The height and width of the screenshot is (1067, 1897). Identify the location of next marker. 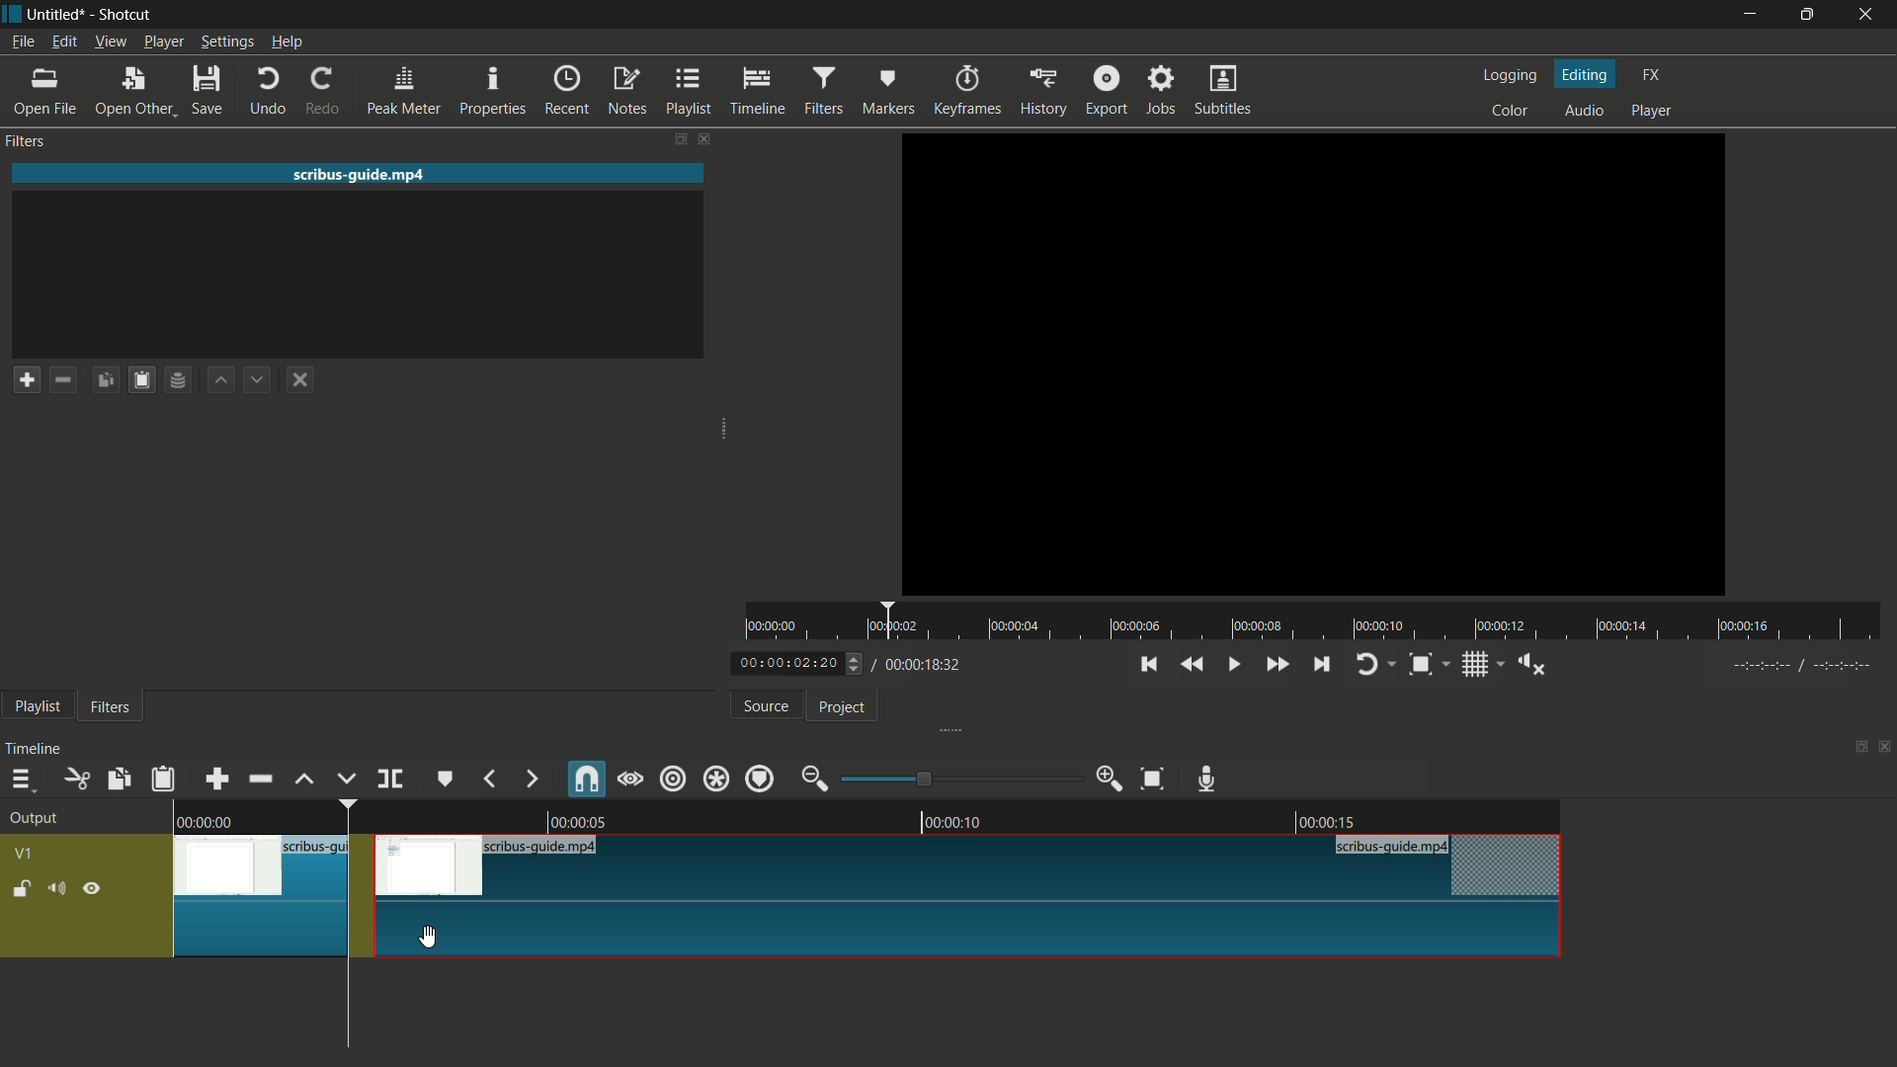
(533, 780).